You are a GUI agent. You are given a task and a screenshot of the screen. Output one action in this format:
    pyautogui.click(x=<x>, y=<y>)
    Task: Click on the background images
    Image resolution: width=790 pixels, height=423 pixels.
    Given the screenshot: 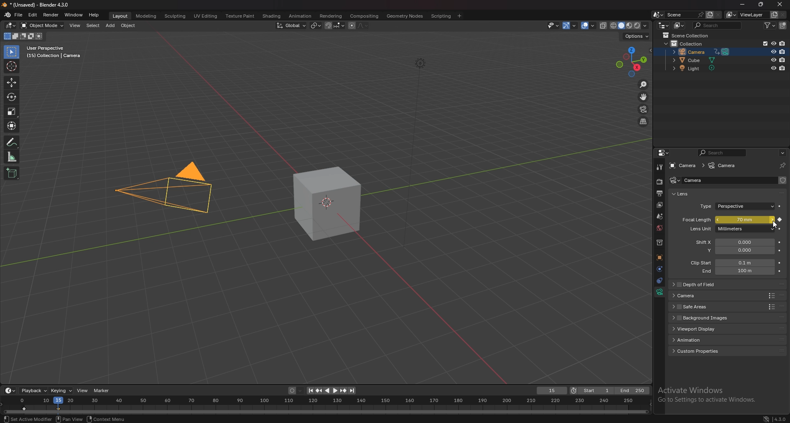 What is the action you would take?
    pyautogui.click(x=706, y=317)
    